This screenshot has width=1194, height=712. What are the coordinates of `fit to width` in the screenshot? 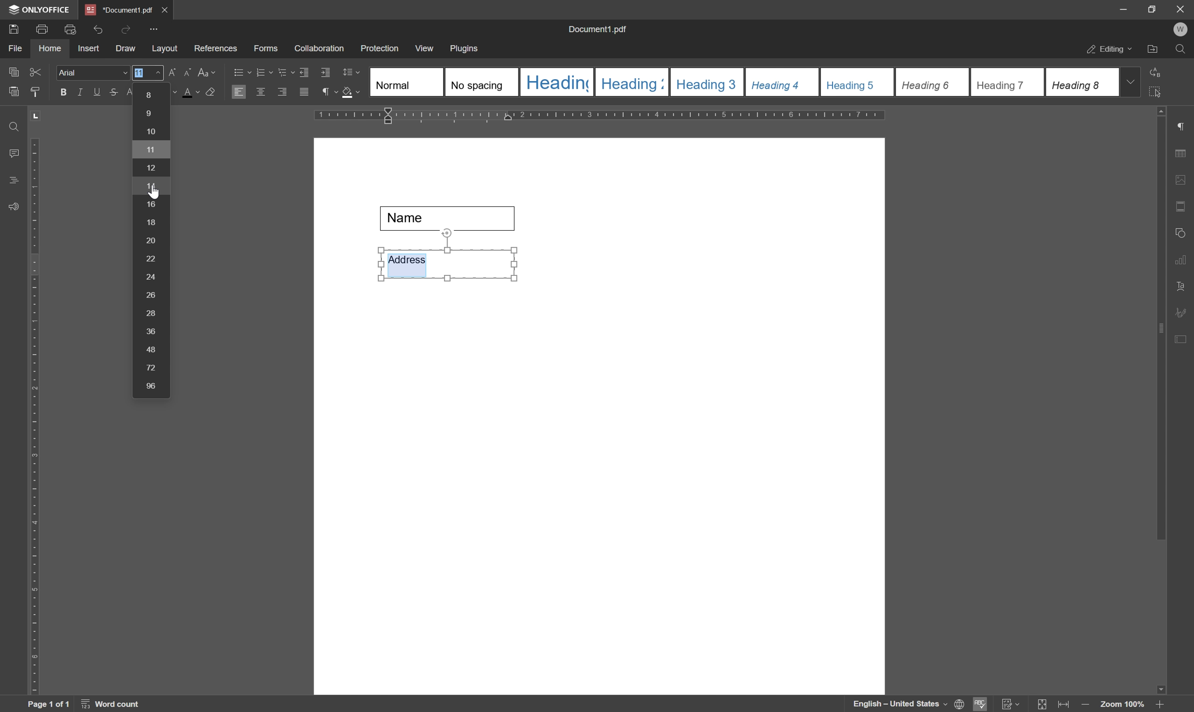 It's located at (1066, 705).